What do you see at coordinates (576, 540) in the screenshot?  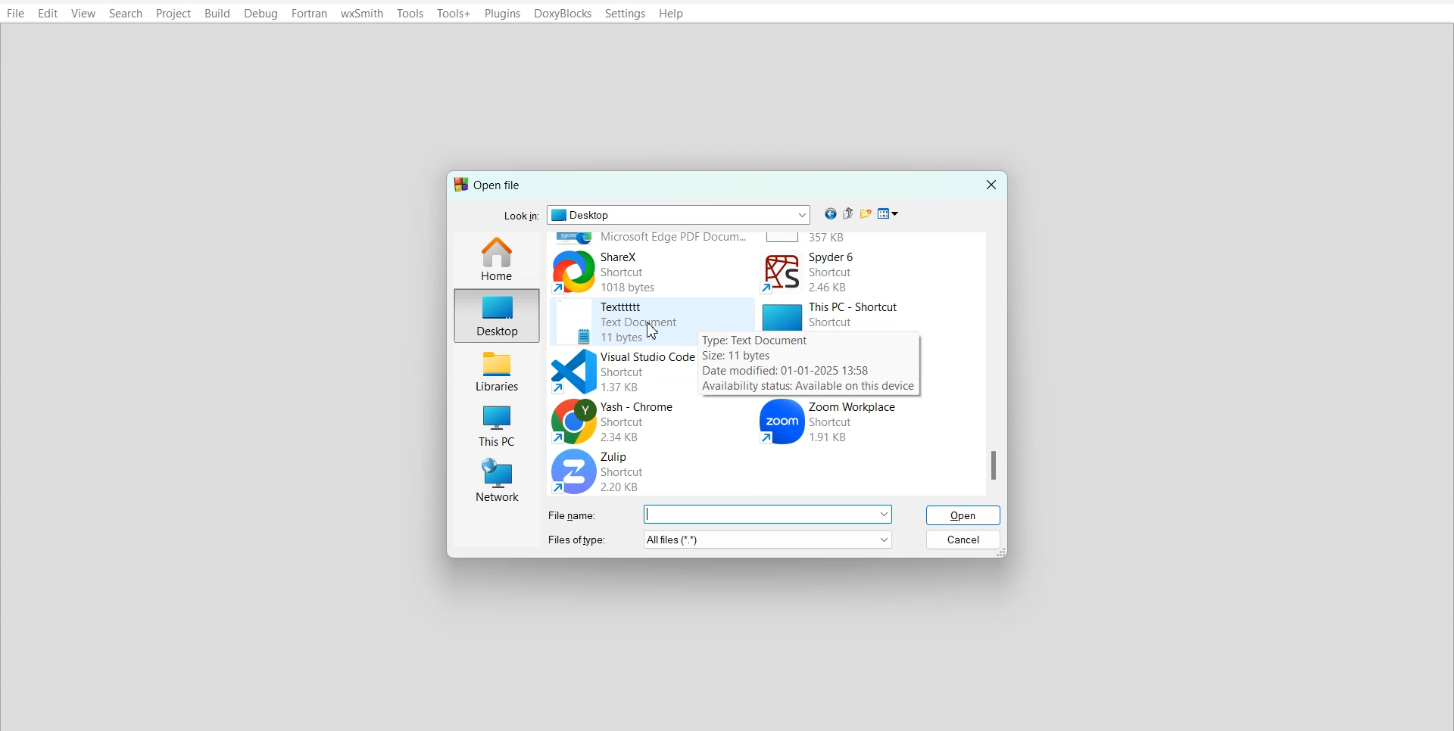 I see `Files of types` at bounding box center [576, 540].